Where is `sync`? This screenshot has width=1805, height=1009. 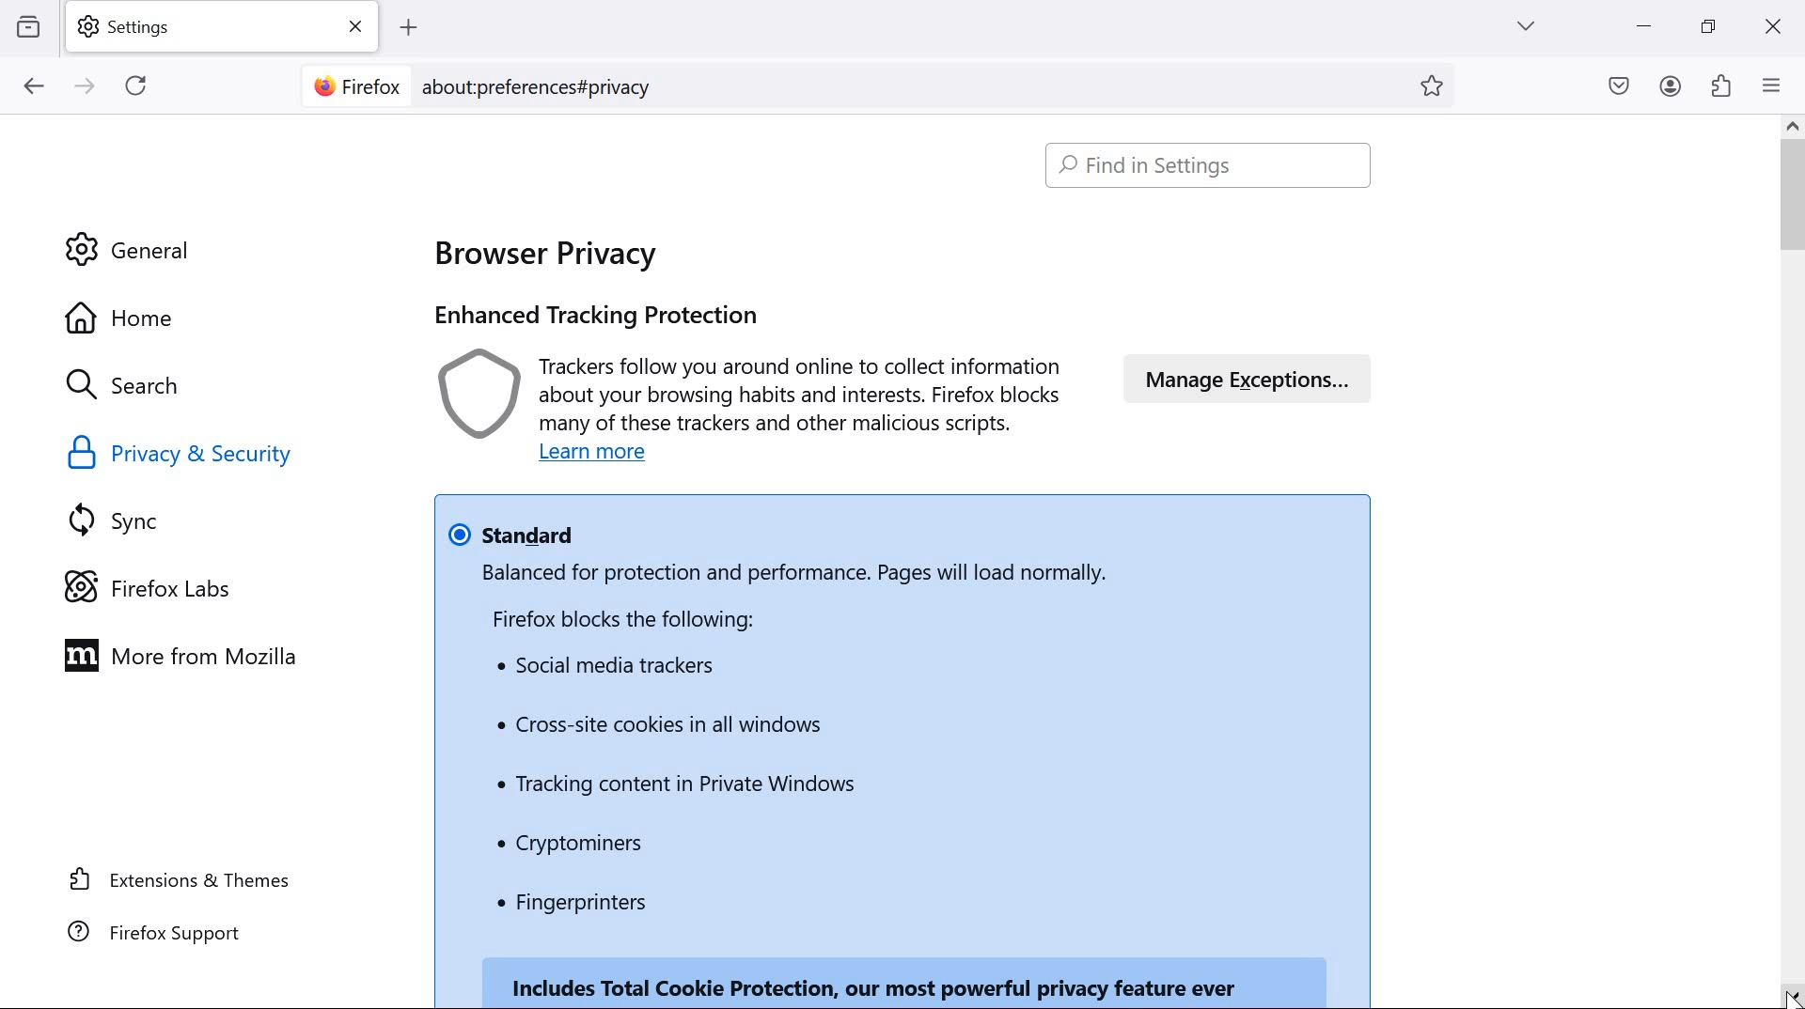 sync is located at coordinates (123, 520).